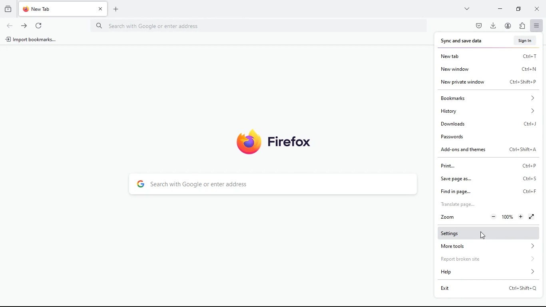 Image resolution: width=546 pixels, height=307 pixels. I want to click on Cursor, so click(483, 235).